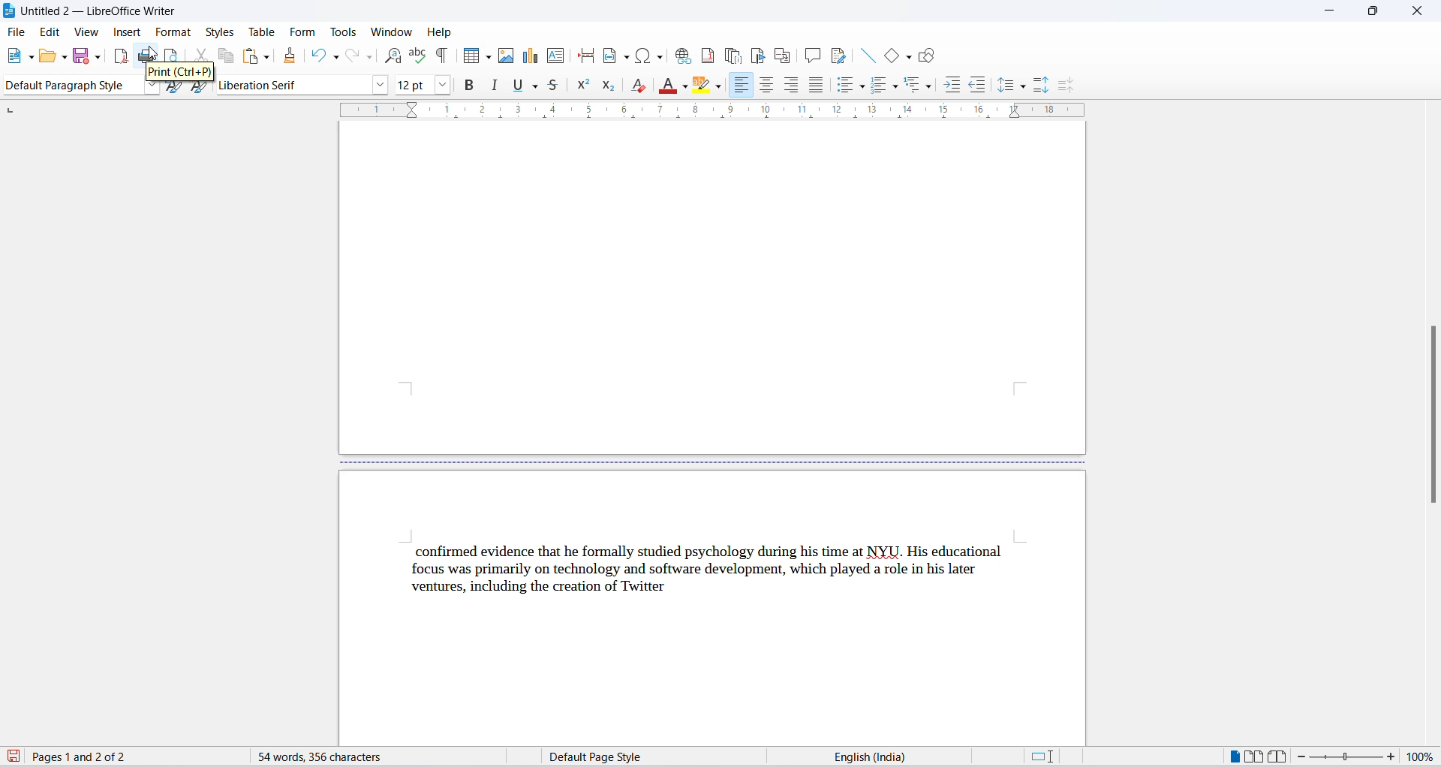  I want to click on insert footnote, so click(705, 56).